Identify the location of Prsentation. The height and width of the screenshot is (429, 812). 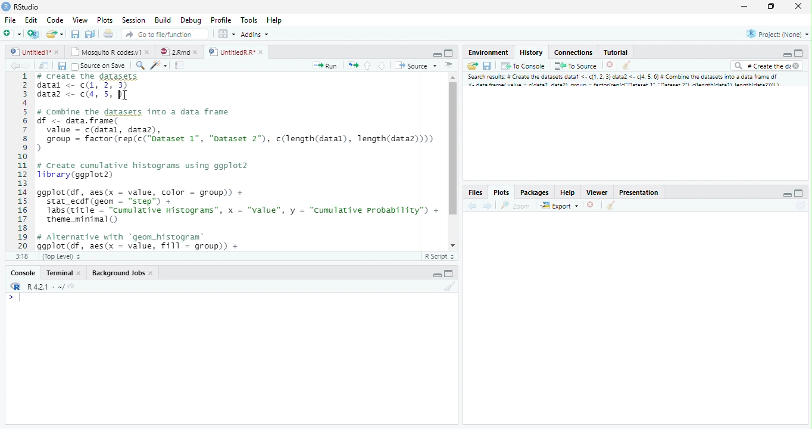
(636, 191).